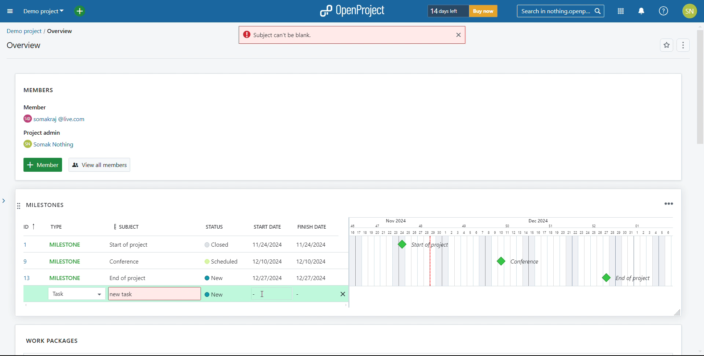 Image resolution: width=704 pixels, height=356 pixels. Describe the element at coordinates (223, 268) in the screenshot. I see `set status` at that location.